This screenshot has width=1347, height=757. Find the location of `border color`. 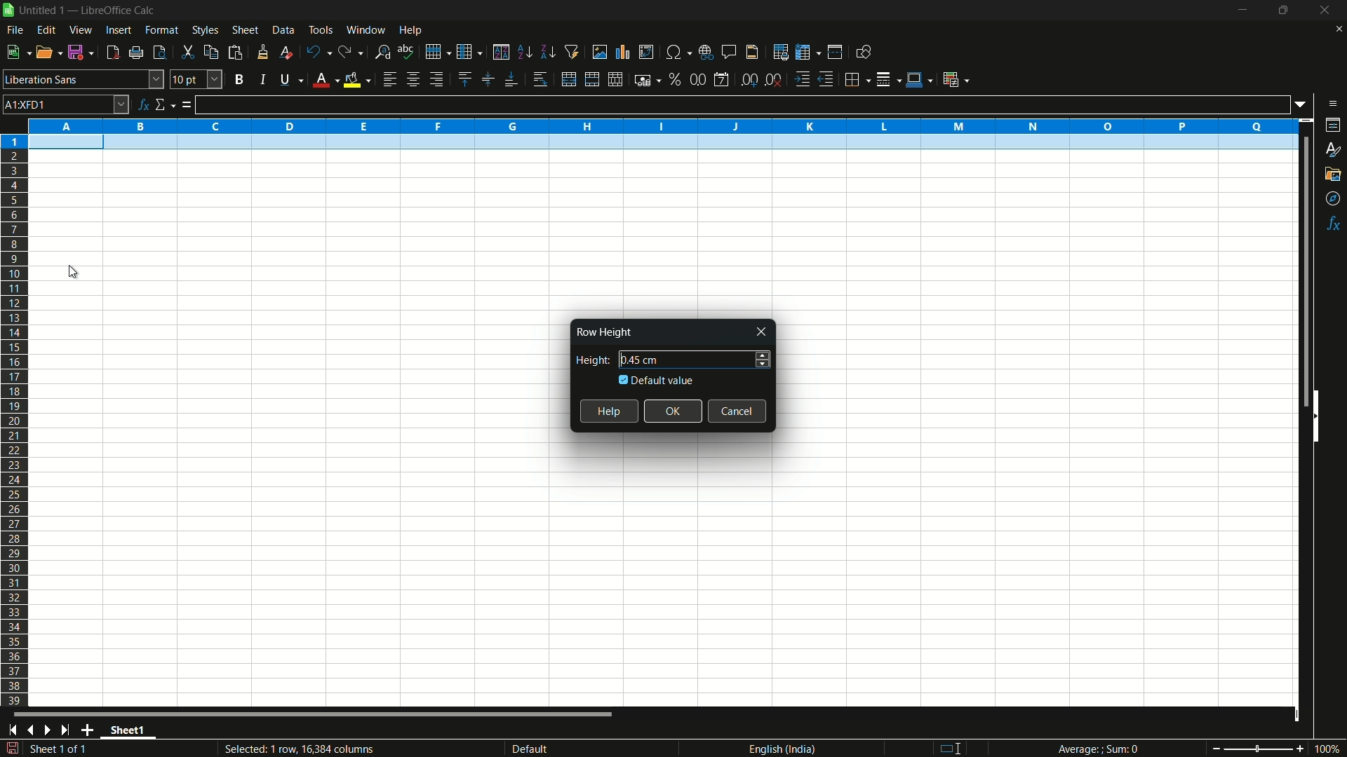

border color is located at coordinates (919, 77).